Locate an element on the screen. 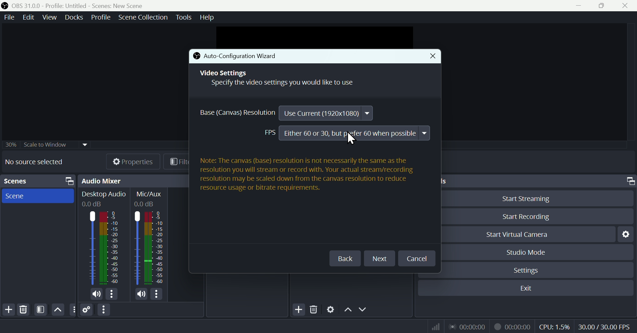  Settings is located at coordinates (535, 269).